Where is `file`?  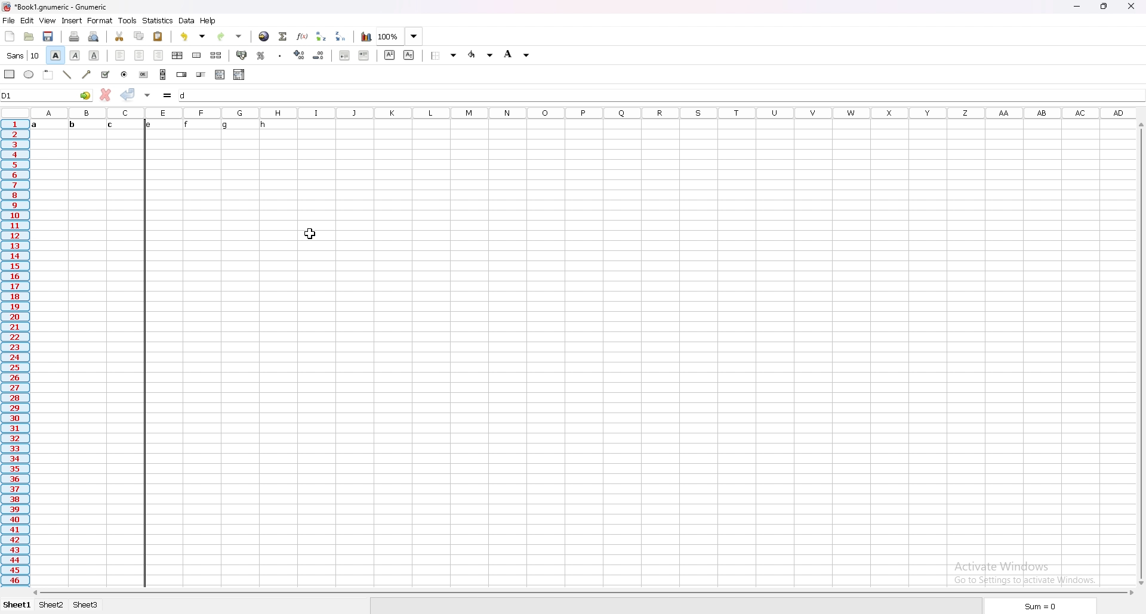
file is located at coordinates (9, 20).